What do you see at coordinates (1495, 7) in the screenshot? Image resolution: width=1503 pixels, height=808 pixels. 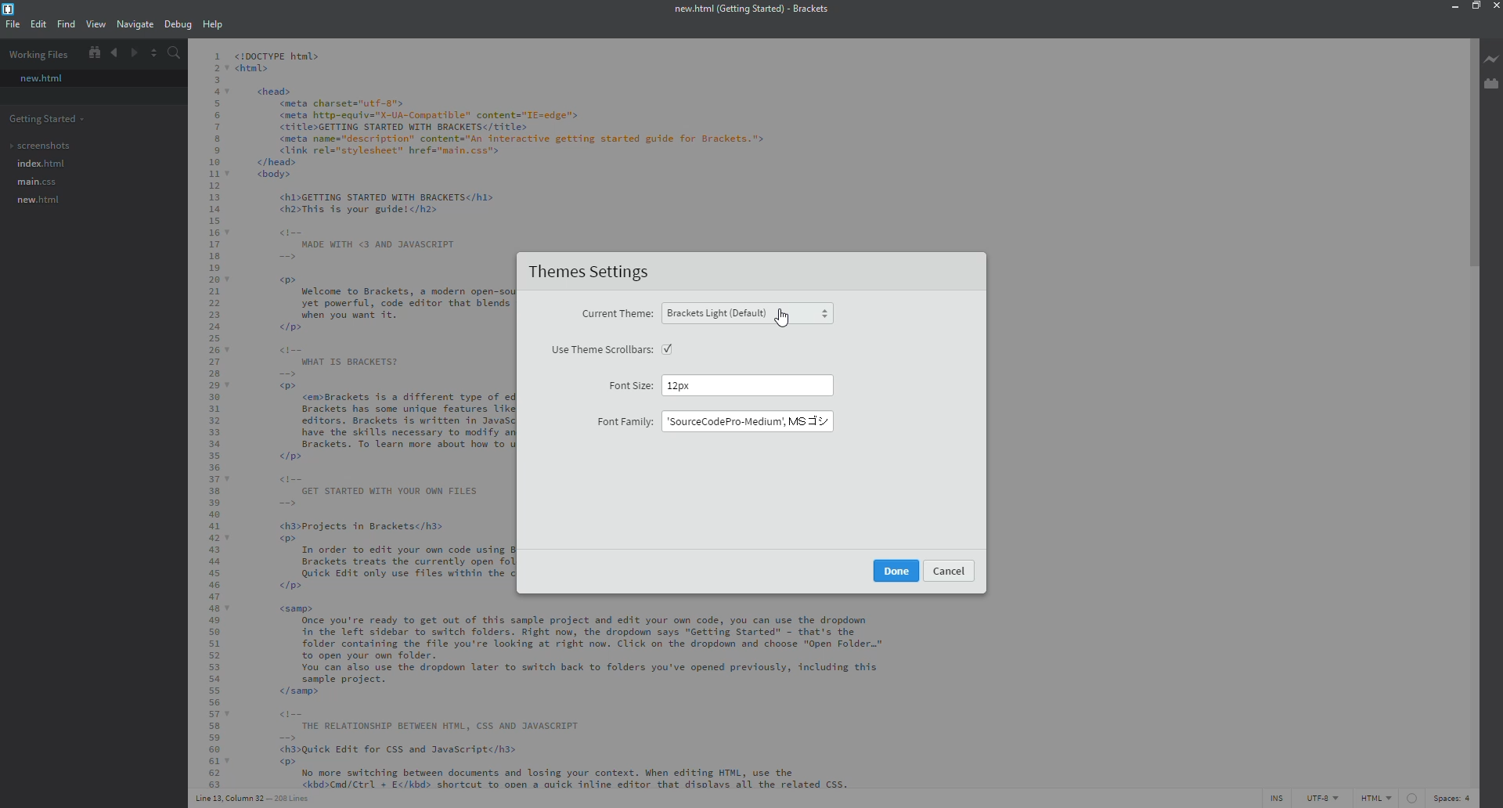 I see `close` at bounding box center [1495, 7].